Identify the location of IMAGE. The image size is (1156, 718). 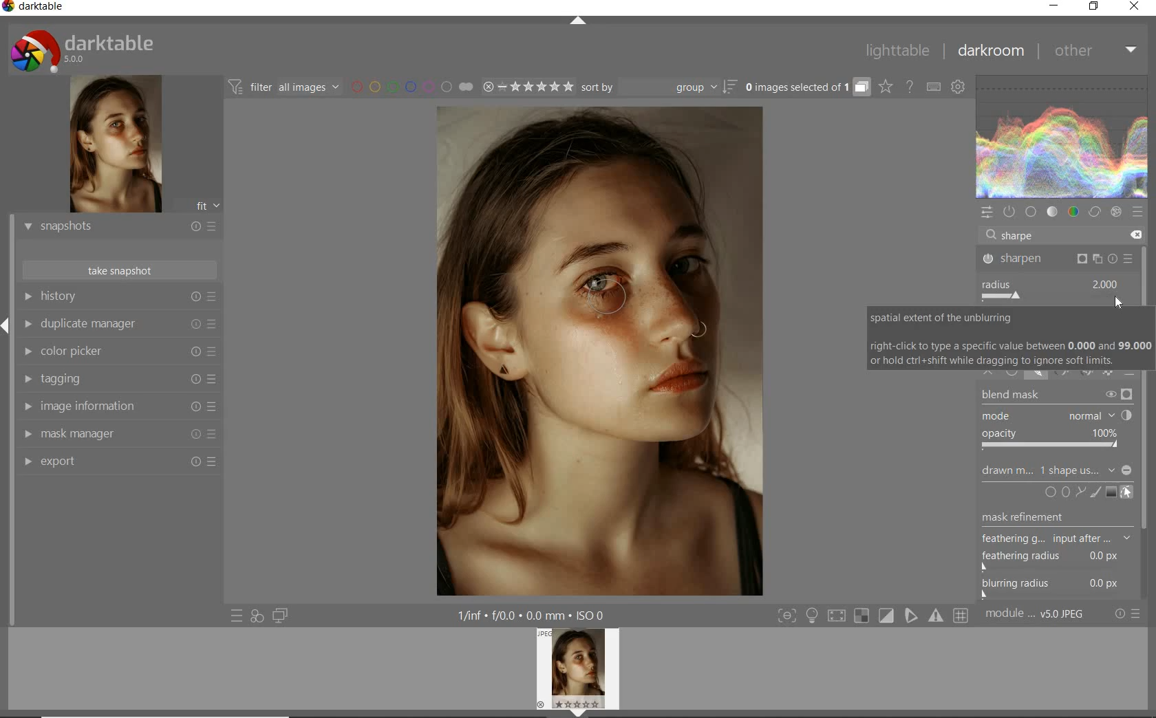
(581, 671).